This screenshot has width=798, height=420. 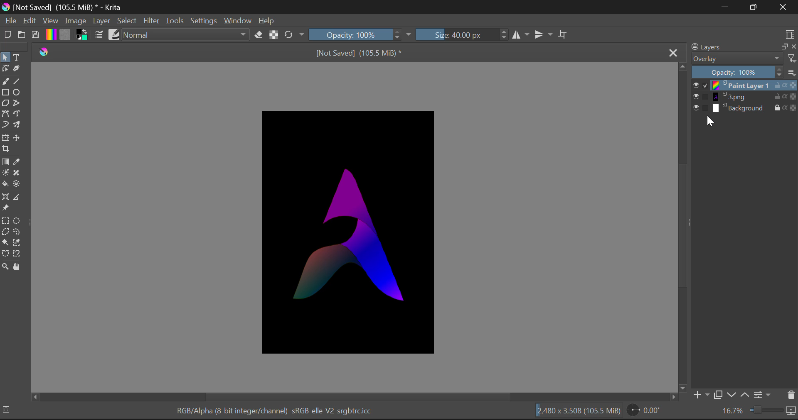 What do you see at coordinates (6, 221) in the screenshot?
I see `Rectangle Selection` at bounding box center [6, 221].